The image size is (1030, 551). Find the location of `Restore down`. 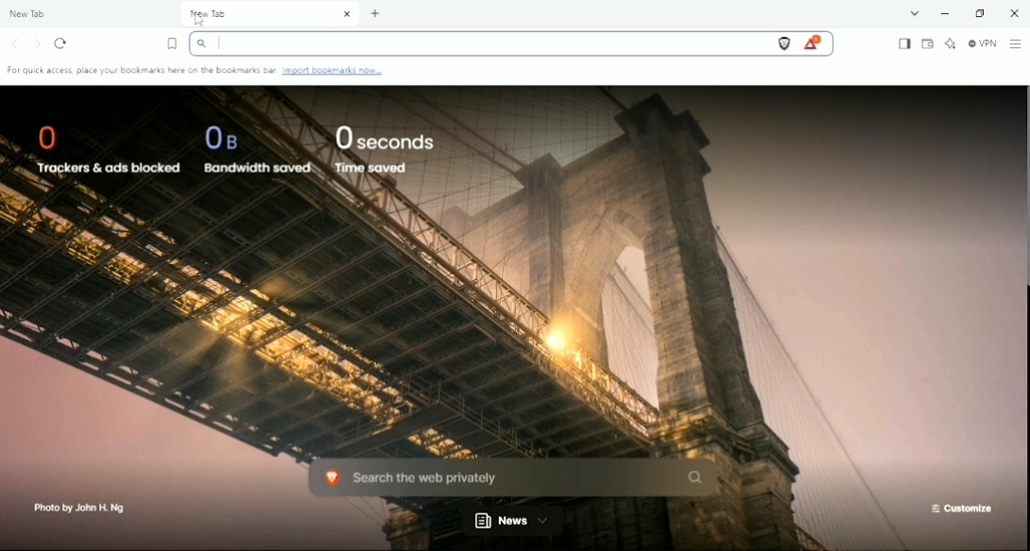

Restore down is located at coordinates (979, 13).